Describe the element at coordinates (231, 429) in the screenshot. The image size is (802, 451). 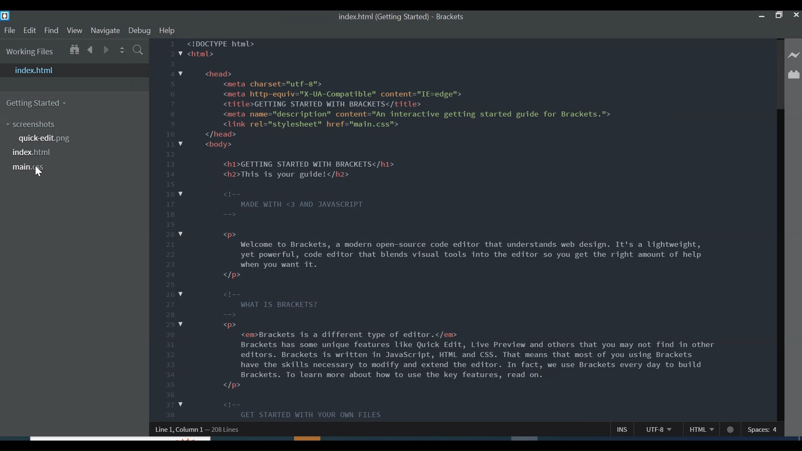
I see `Line Position` at that location.